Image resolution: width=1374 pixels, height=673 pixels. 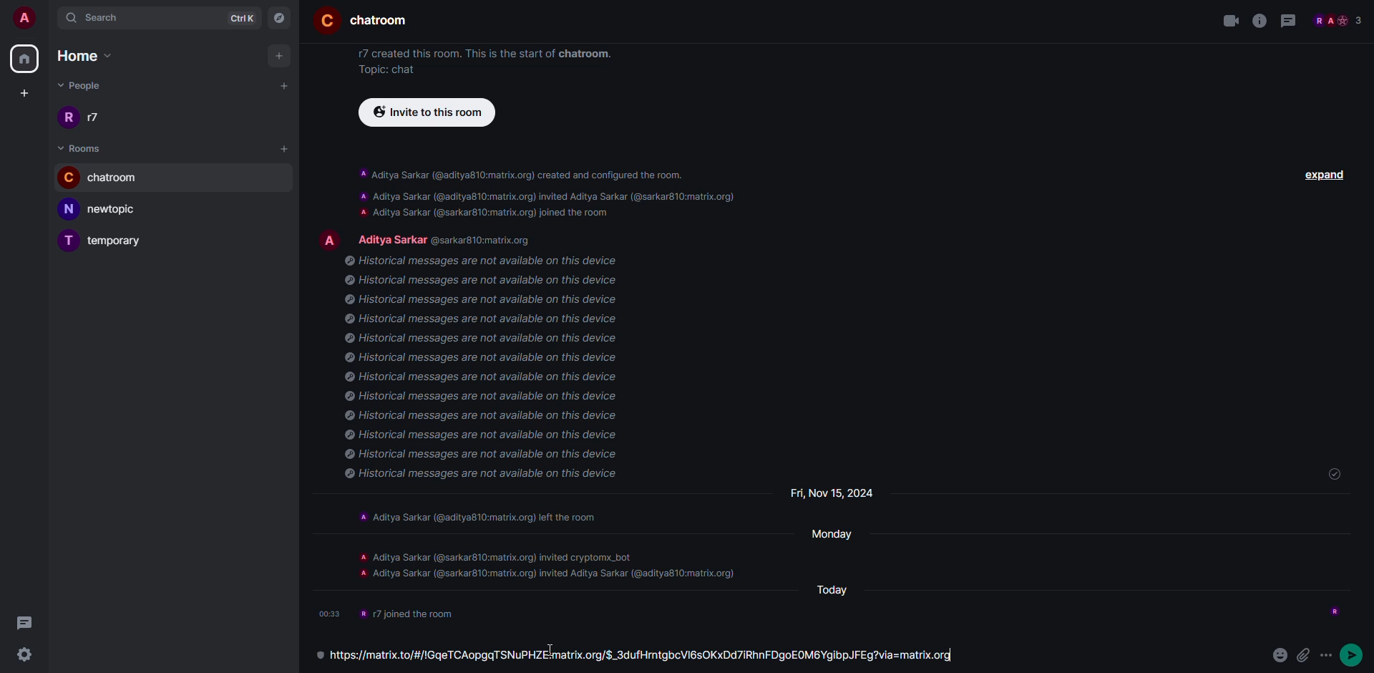 What do you see at coordinates (543, 565) in the screenshot?
I see `A Aditya Sarkar (@sarkar810:matrix.org) invited cryptomx_bot
a Aditya Sarkar (@sarkar810:matrix.org) invited Aditya Sarkar (@aditya810:matrix.org)` at bounding box center [543, 565].